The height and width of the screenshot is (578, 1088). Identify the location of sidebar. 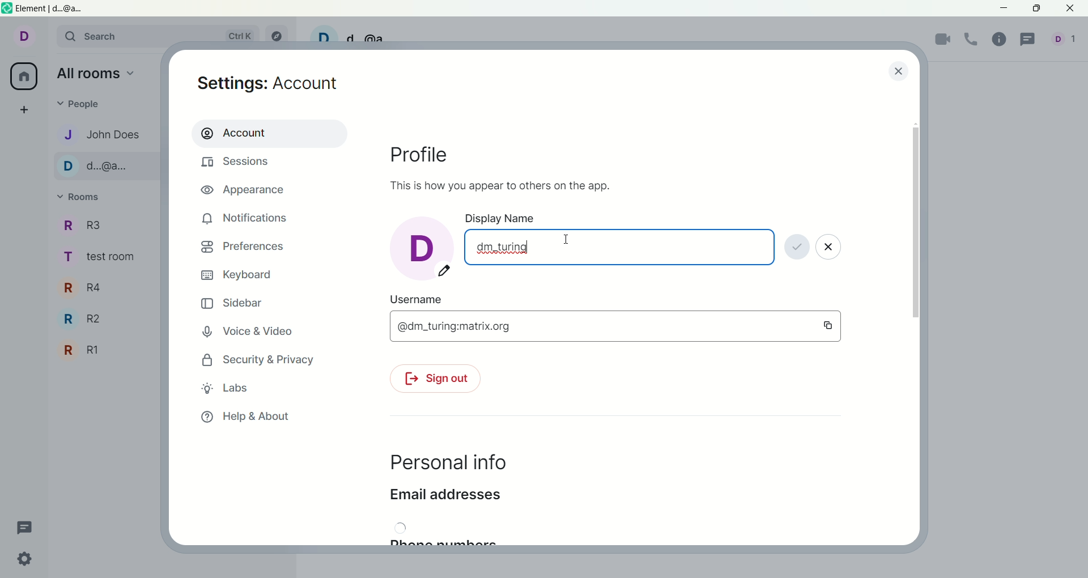
(233, 305).